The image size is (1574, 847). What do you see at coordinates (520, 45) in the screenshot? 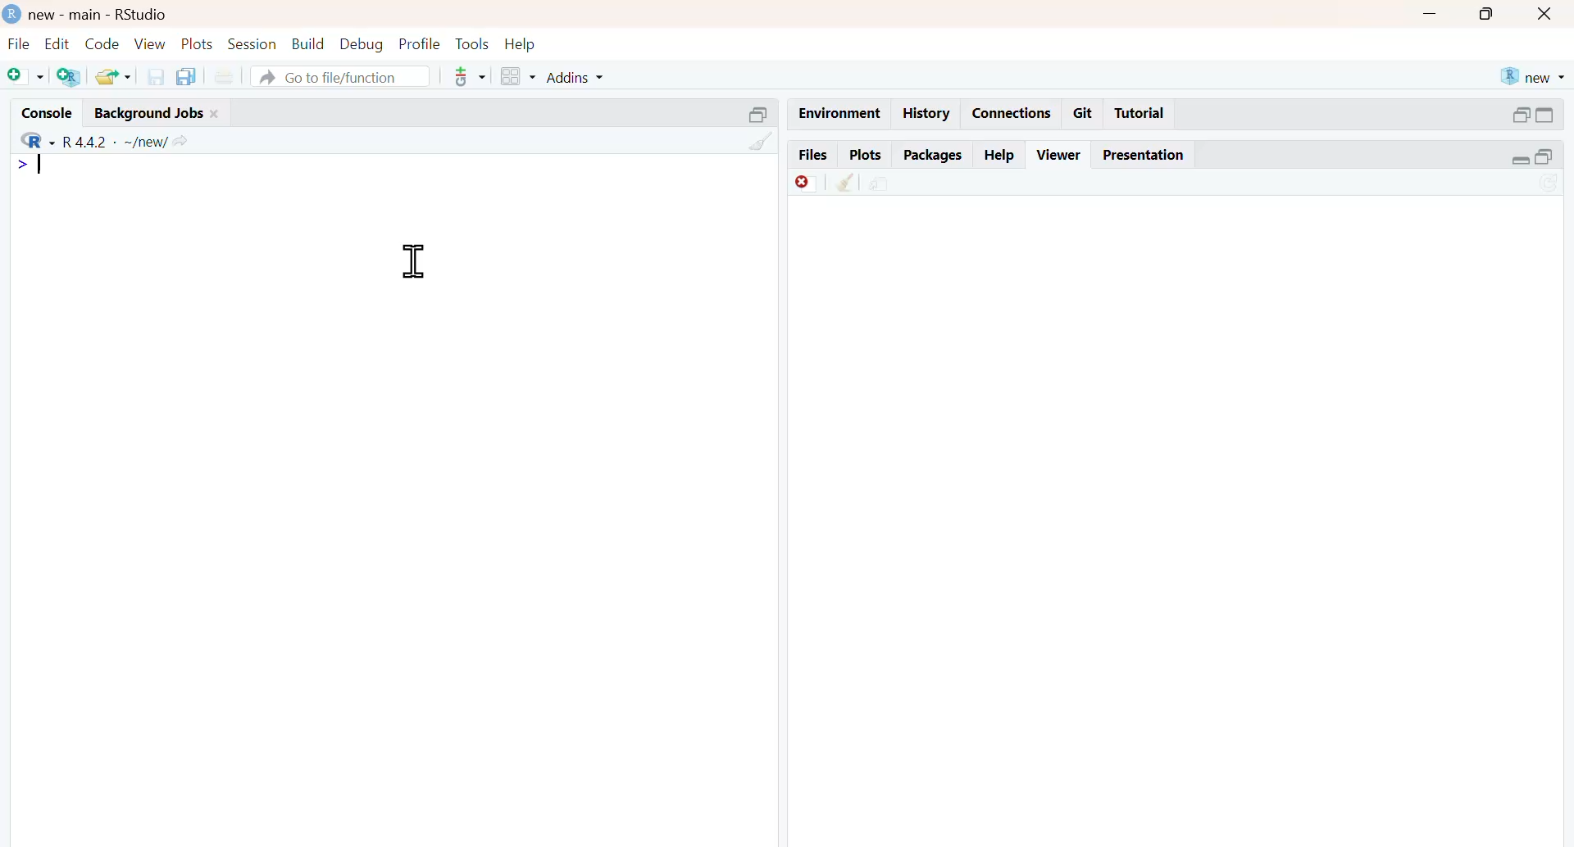
I see `help` at bounding box center [520, 45].